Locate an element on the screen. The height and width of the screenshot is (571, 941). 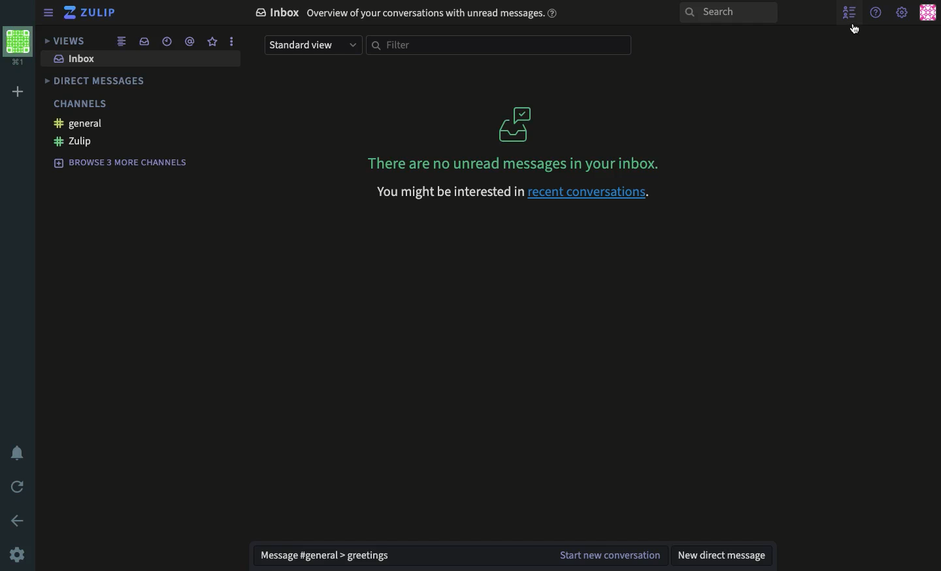
notification is located at coordinates (17, 451).